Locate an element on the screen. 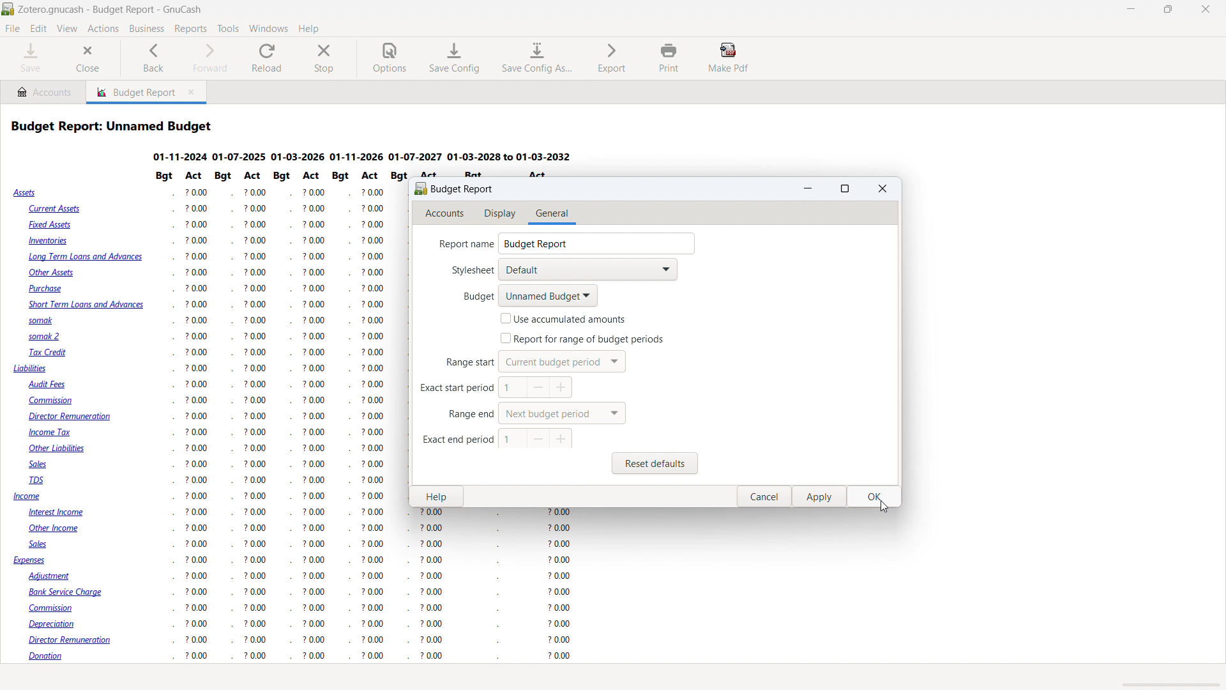 Image resolution: width=1226 pixels, height=690 pixels. ok is located at coordinates (875, 497).